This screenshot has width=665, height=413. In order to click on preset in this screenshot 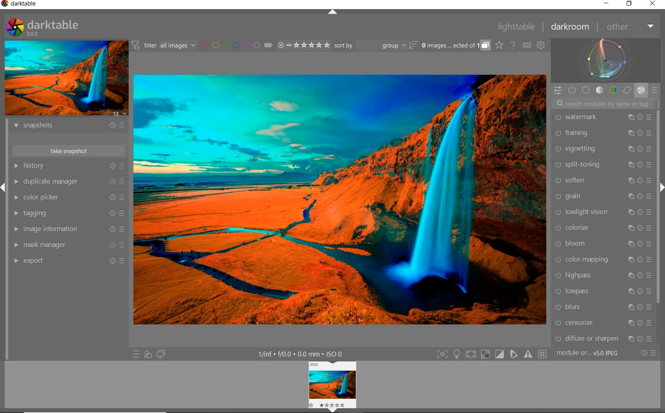, I will do `click(655, 89)`.